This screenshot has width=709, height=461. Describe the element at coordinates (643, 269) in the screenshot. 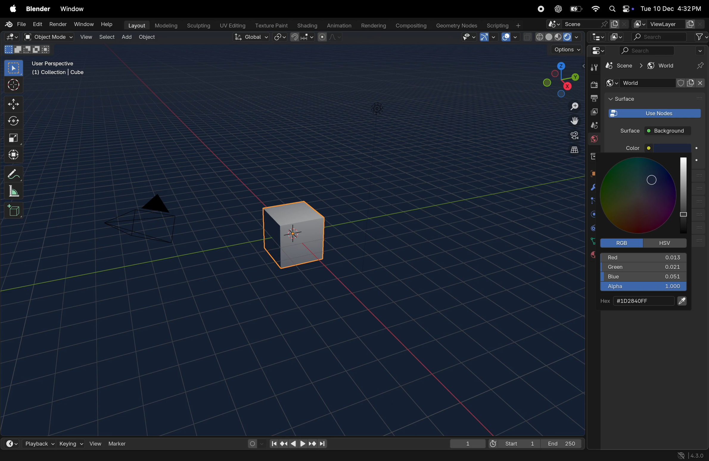

I see `Green` at that location.